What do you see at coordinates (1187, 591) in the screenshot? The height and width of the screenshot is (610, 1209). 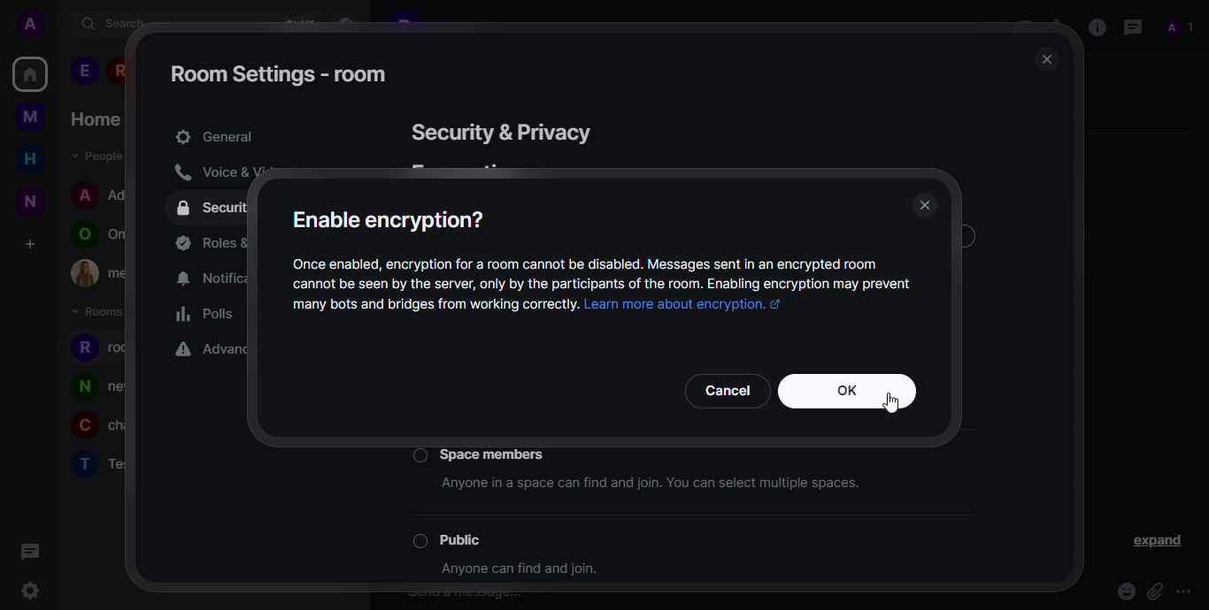 I see `more` at bounding box center [1187, 591].